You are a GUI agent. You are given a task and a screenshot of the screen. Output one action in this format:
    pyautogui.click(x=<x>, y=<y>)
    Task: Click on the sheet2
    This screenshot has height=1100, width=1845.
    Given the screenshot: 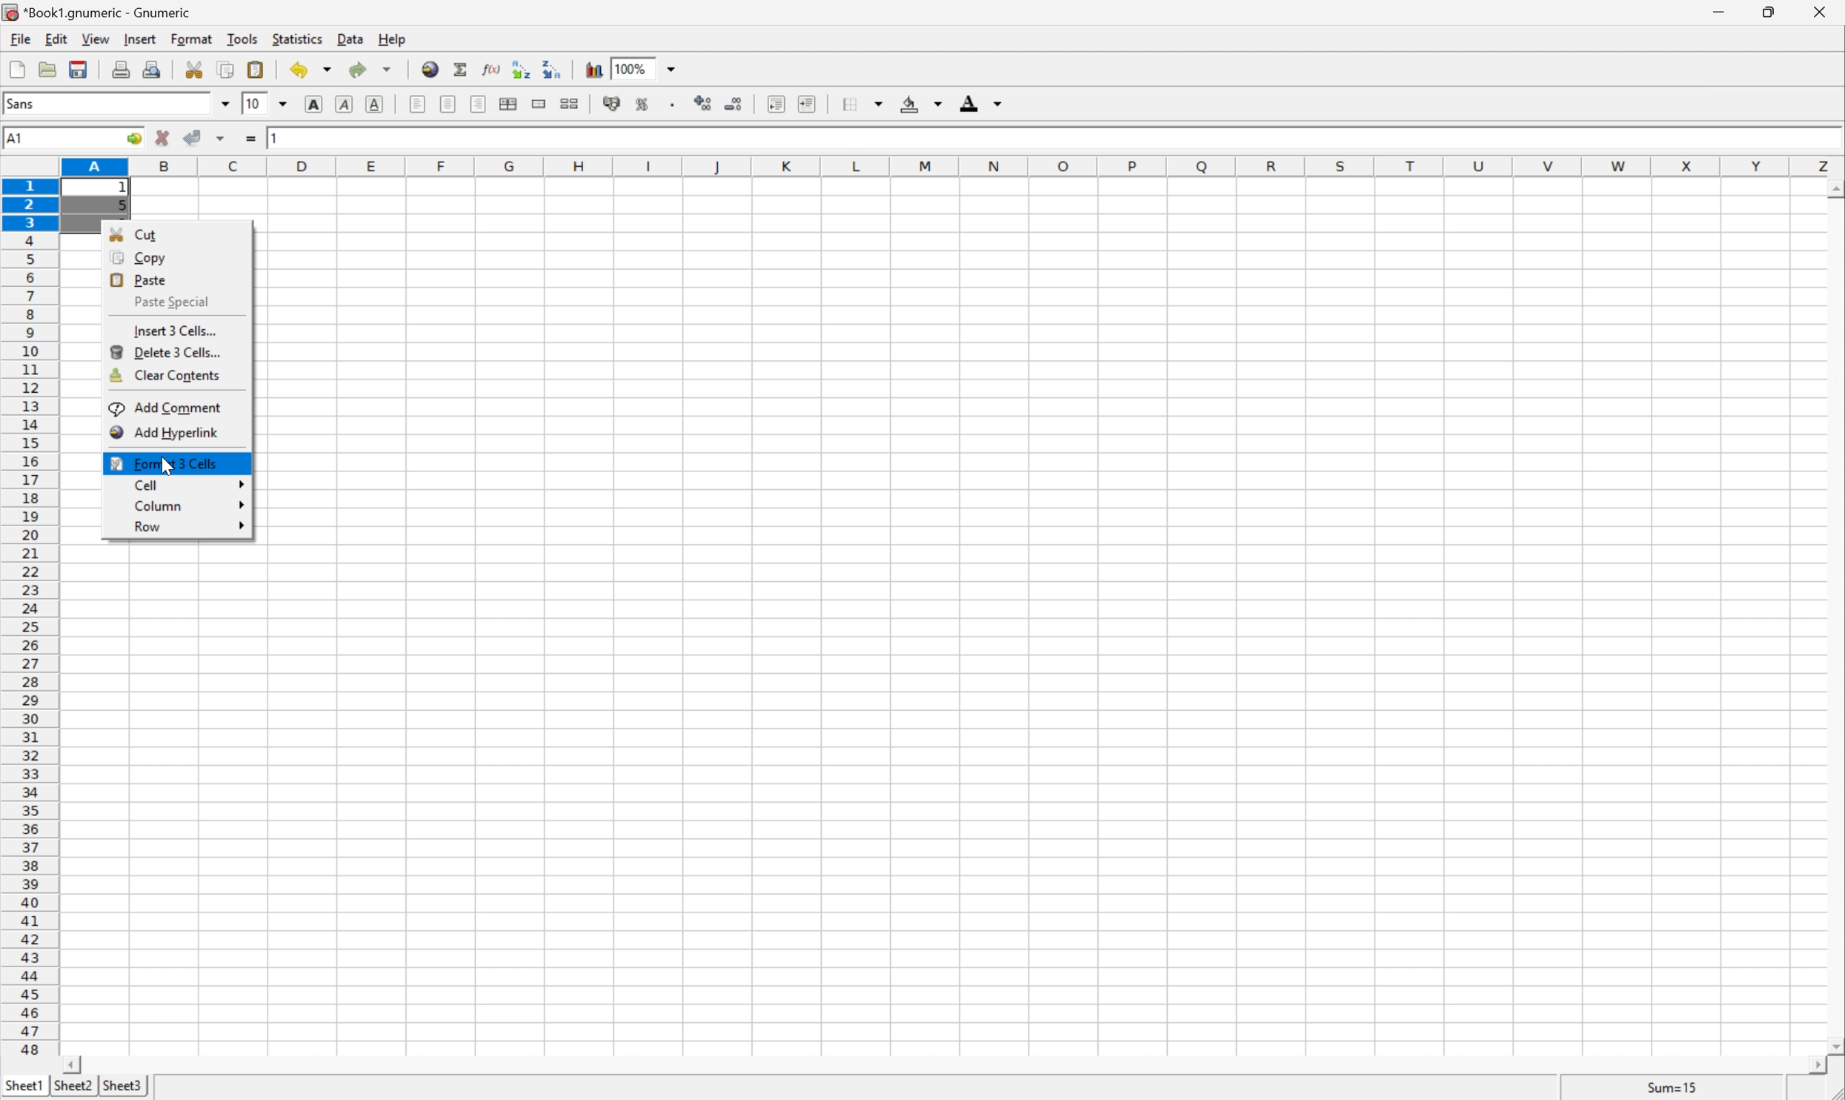 What is the action you would take?
    pyautogui.click(x=73, y=1090)
    